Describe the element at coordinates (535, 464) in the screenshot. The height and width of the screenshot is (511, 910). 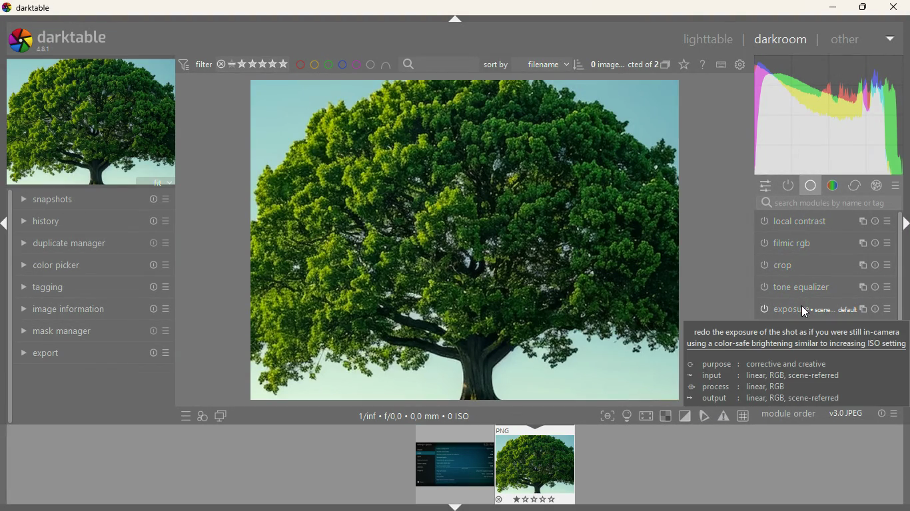
I see `image` at that location.